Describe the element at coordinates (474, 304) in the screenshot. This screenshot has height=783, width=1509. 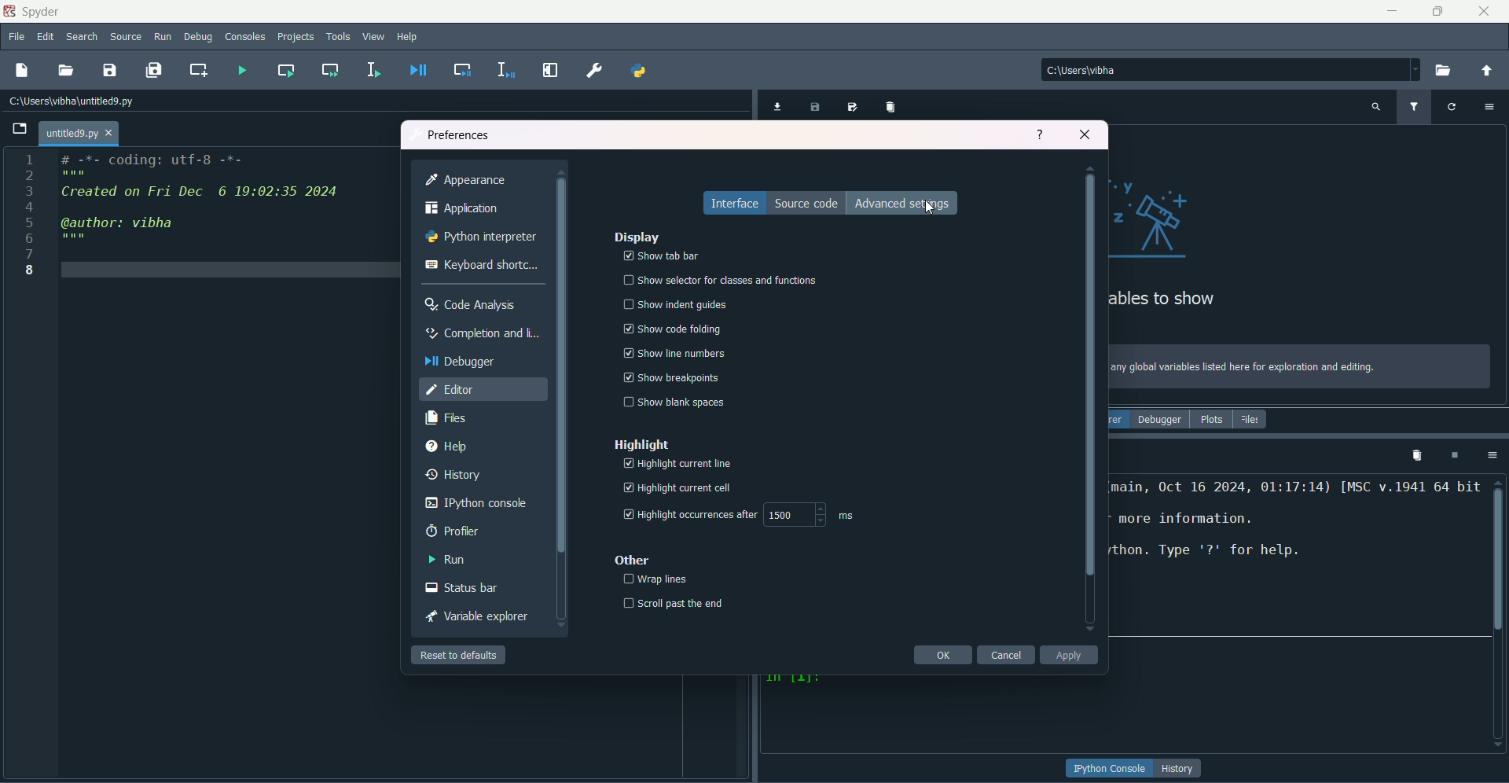
I see `code analysis` at that location.